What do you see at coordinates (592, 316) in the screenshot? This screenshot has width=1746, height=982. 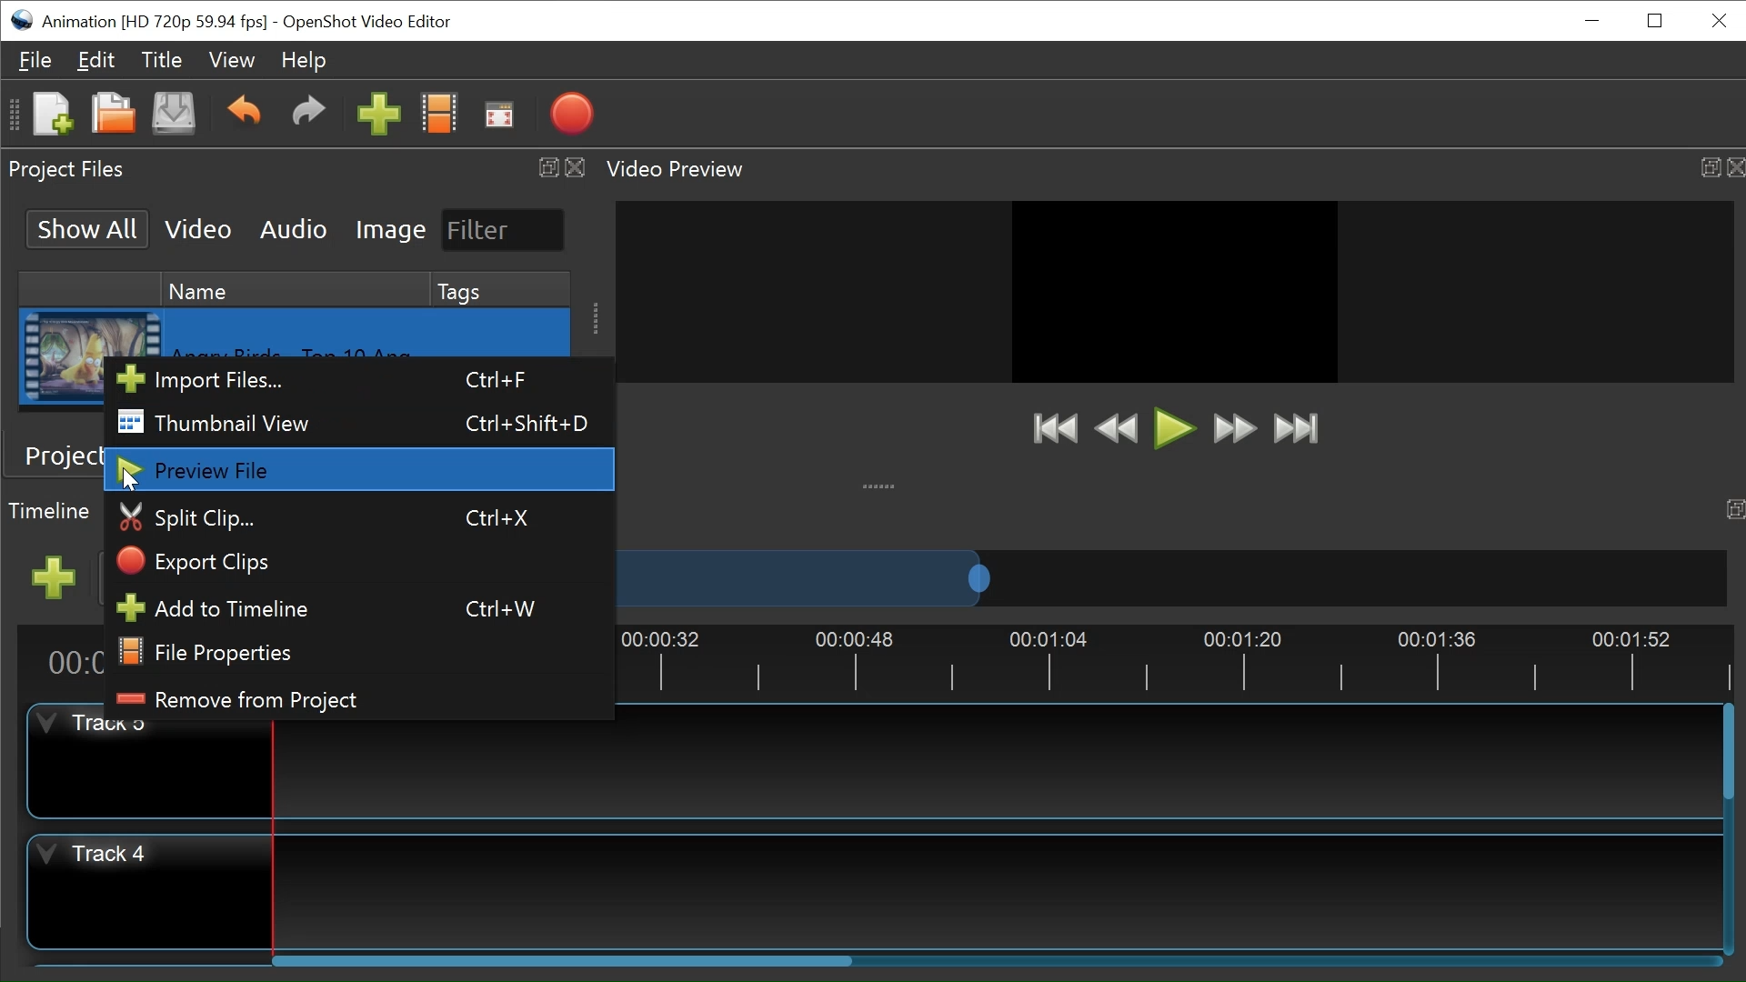 I see `Drag handle` at bounding box center [592, 316].